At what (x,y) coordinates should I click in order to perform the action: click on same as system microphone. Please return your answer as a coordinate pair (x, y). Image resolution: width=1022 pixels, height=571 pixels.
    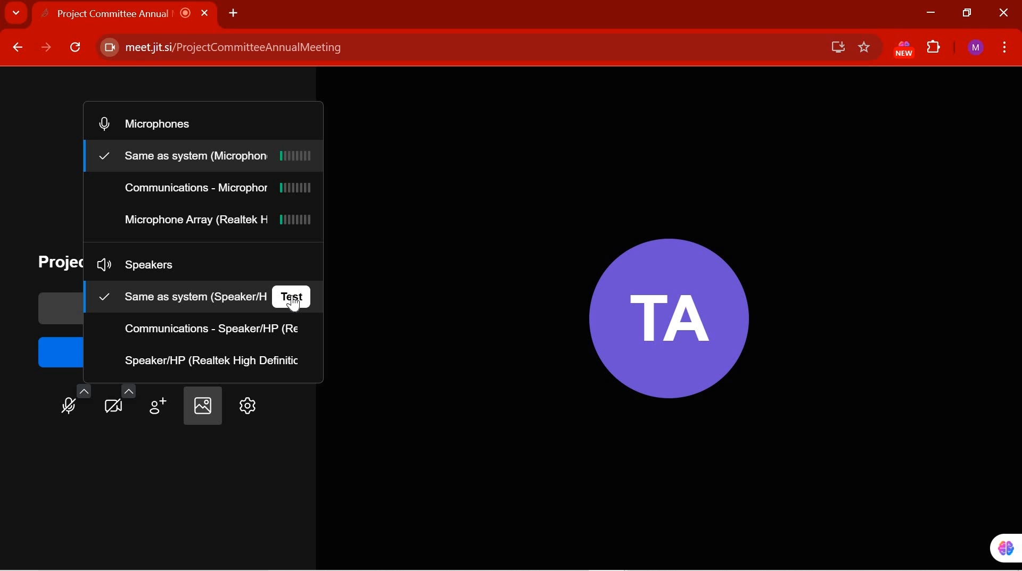
    Looking at the image, I should click on (207, 156).